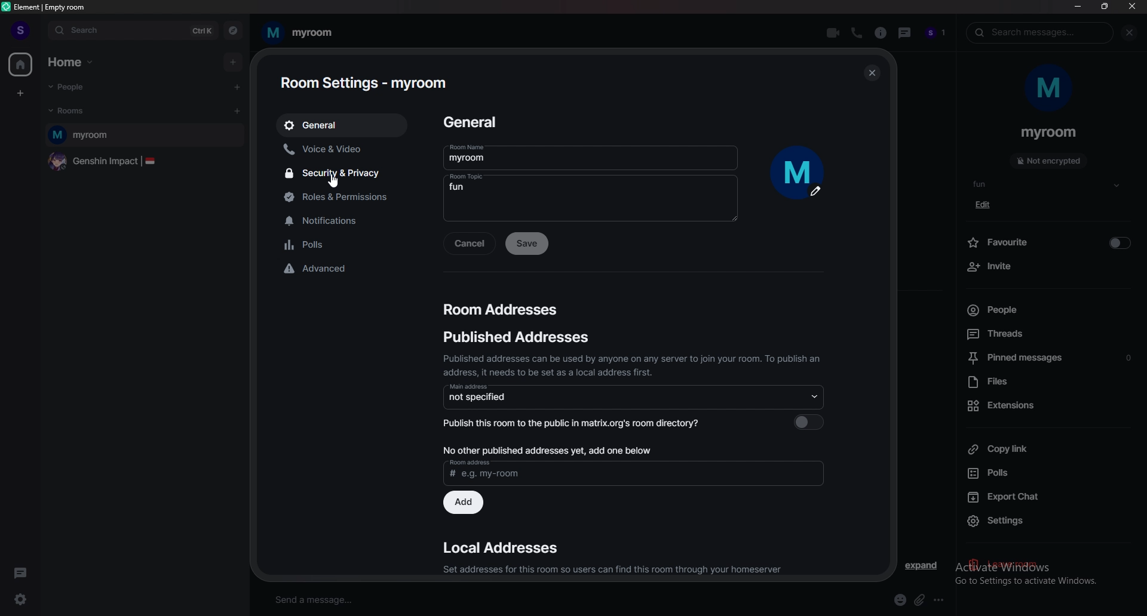 The width and height of the screenshot is (1147, 616). Describe the element at coordinates (1131, 33) in the screenshot. I see `close` at that location.